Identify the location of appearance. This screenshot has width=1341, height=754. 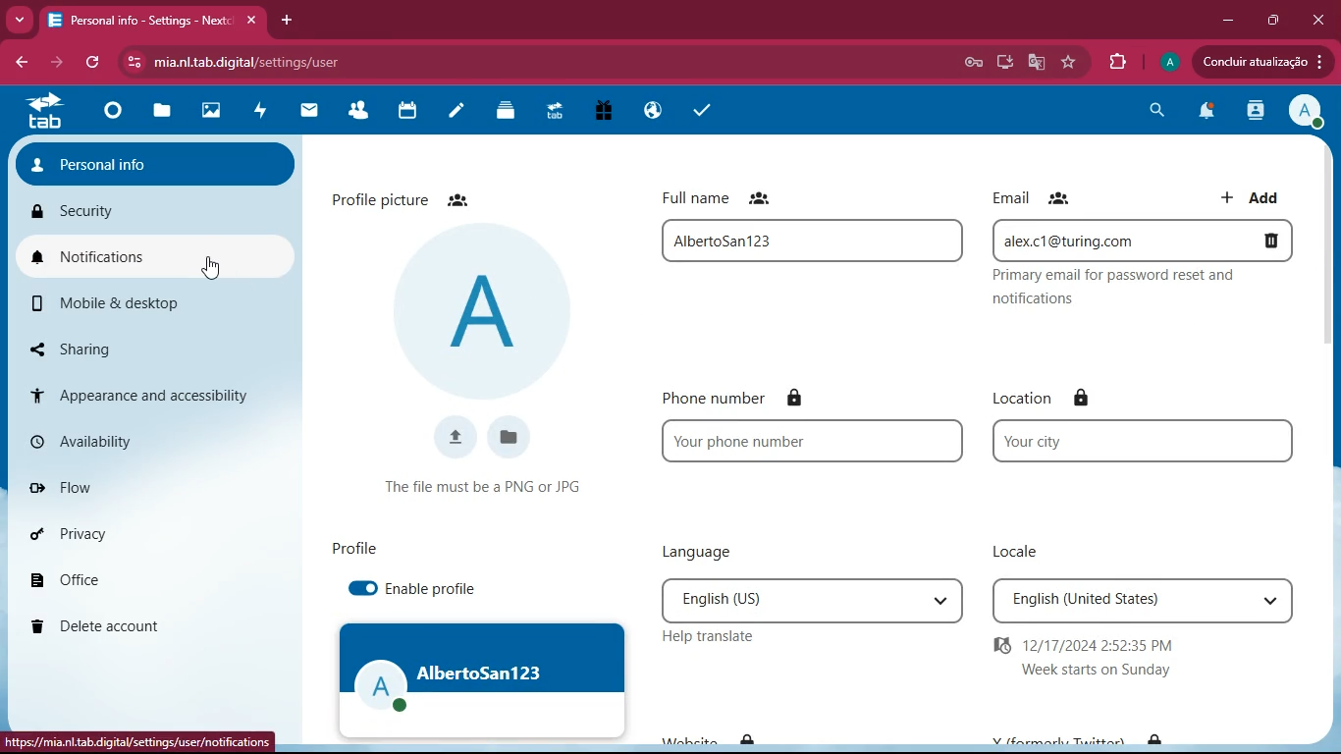
(139, 390).